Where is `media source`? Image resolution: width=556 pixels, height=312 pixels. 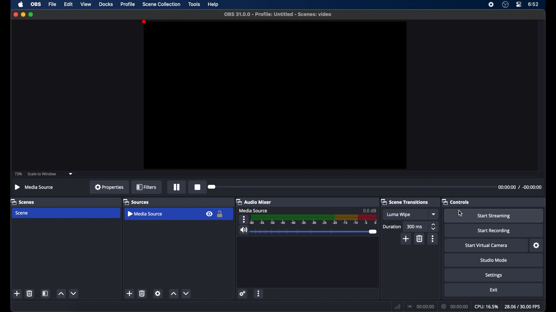 media source is located at coordinates (34, 187).